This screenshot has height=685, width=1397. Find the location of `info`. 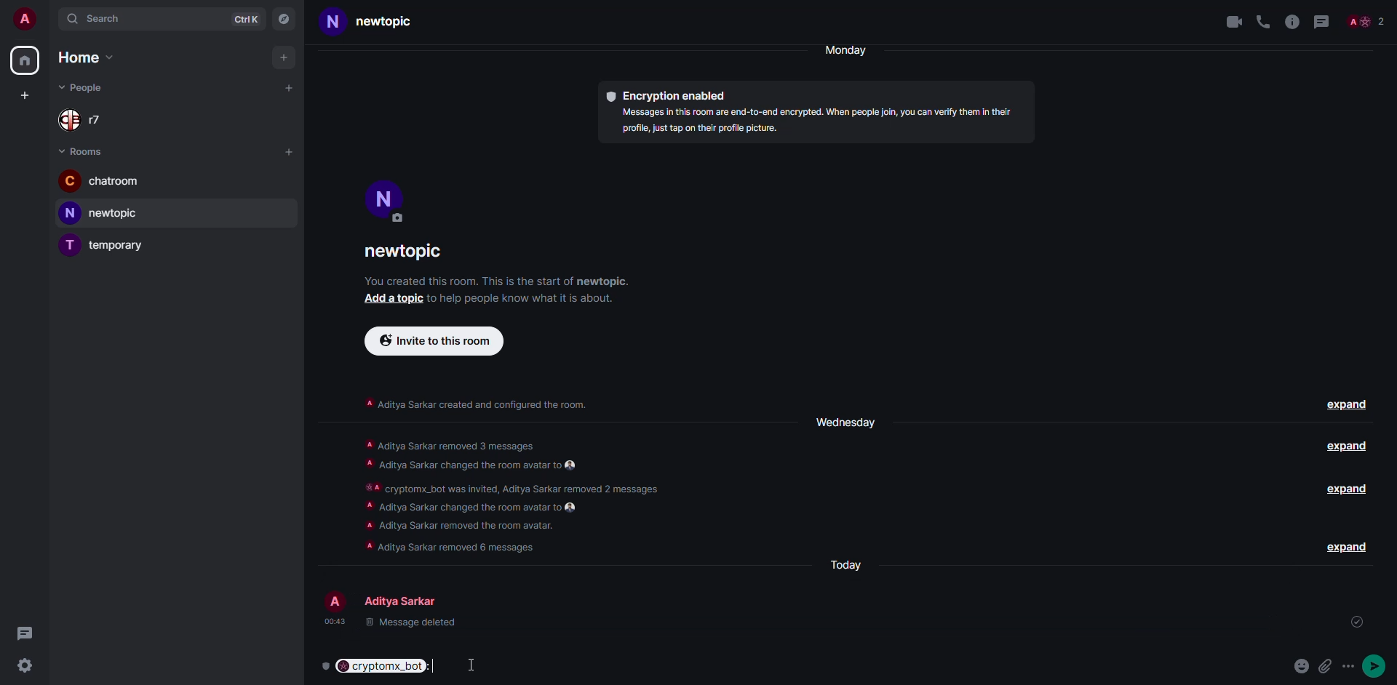

info is located at coordinates (517, 297).